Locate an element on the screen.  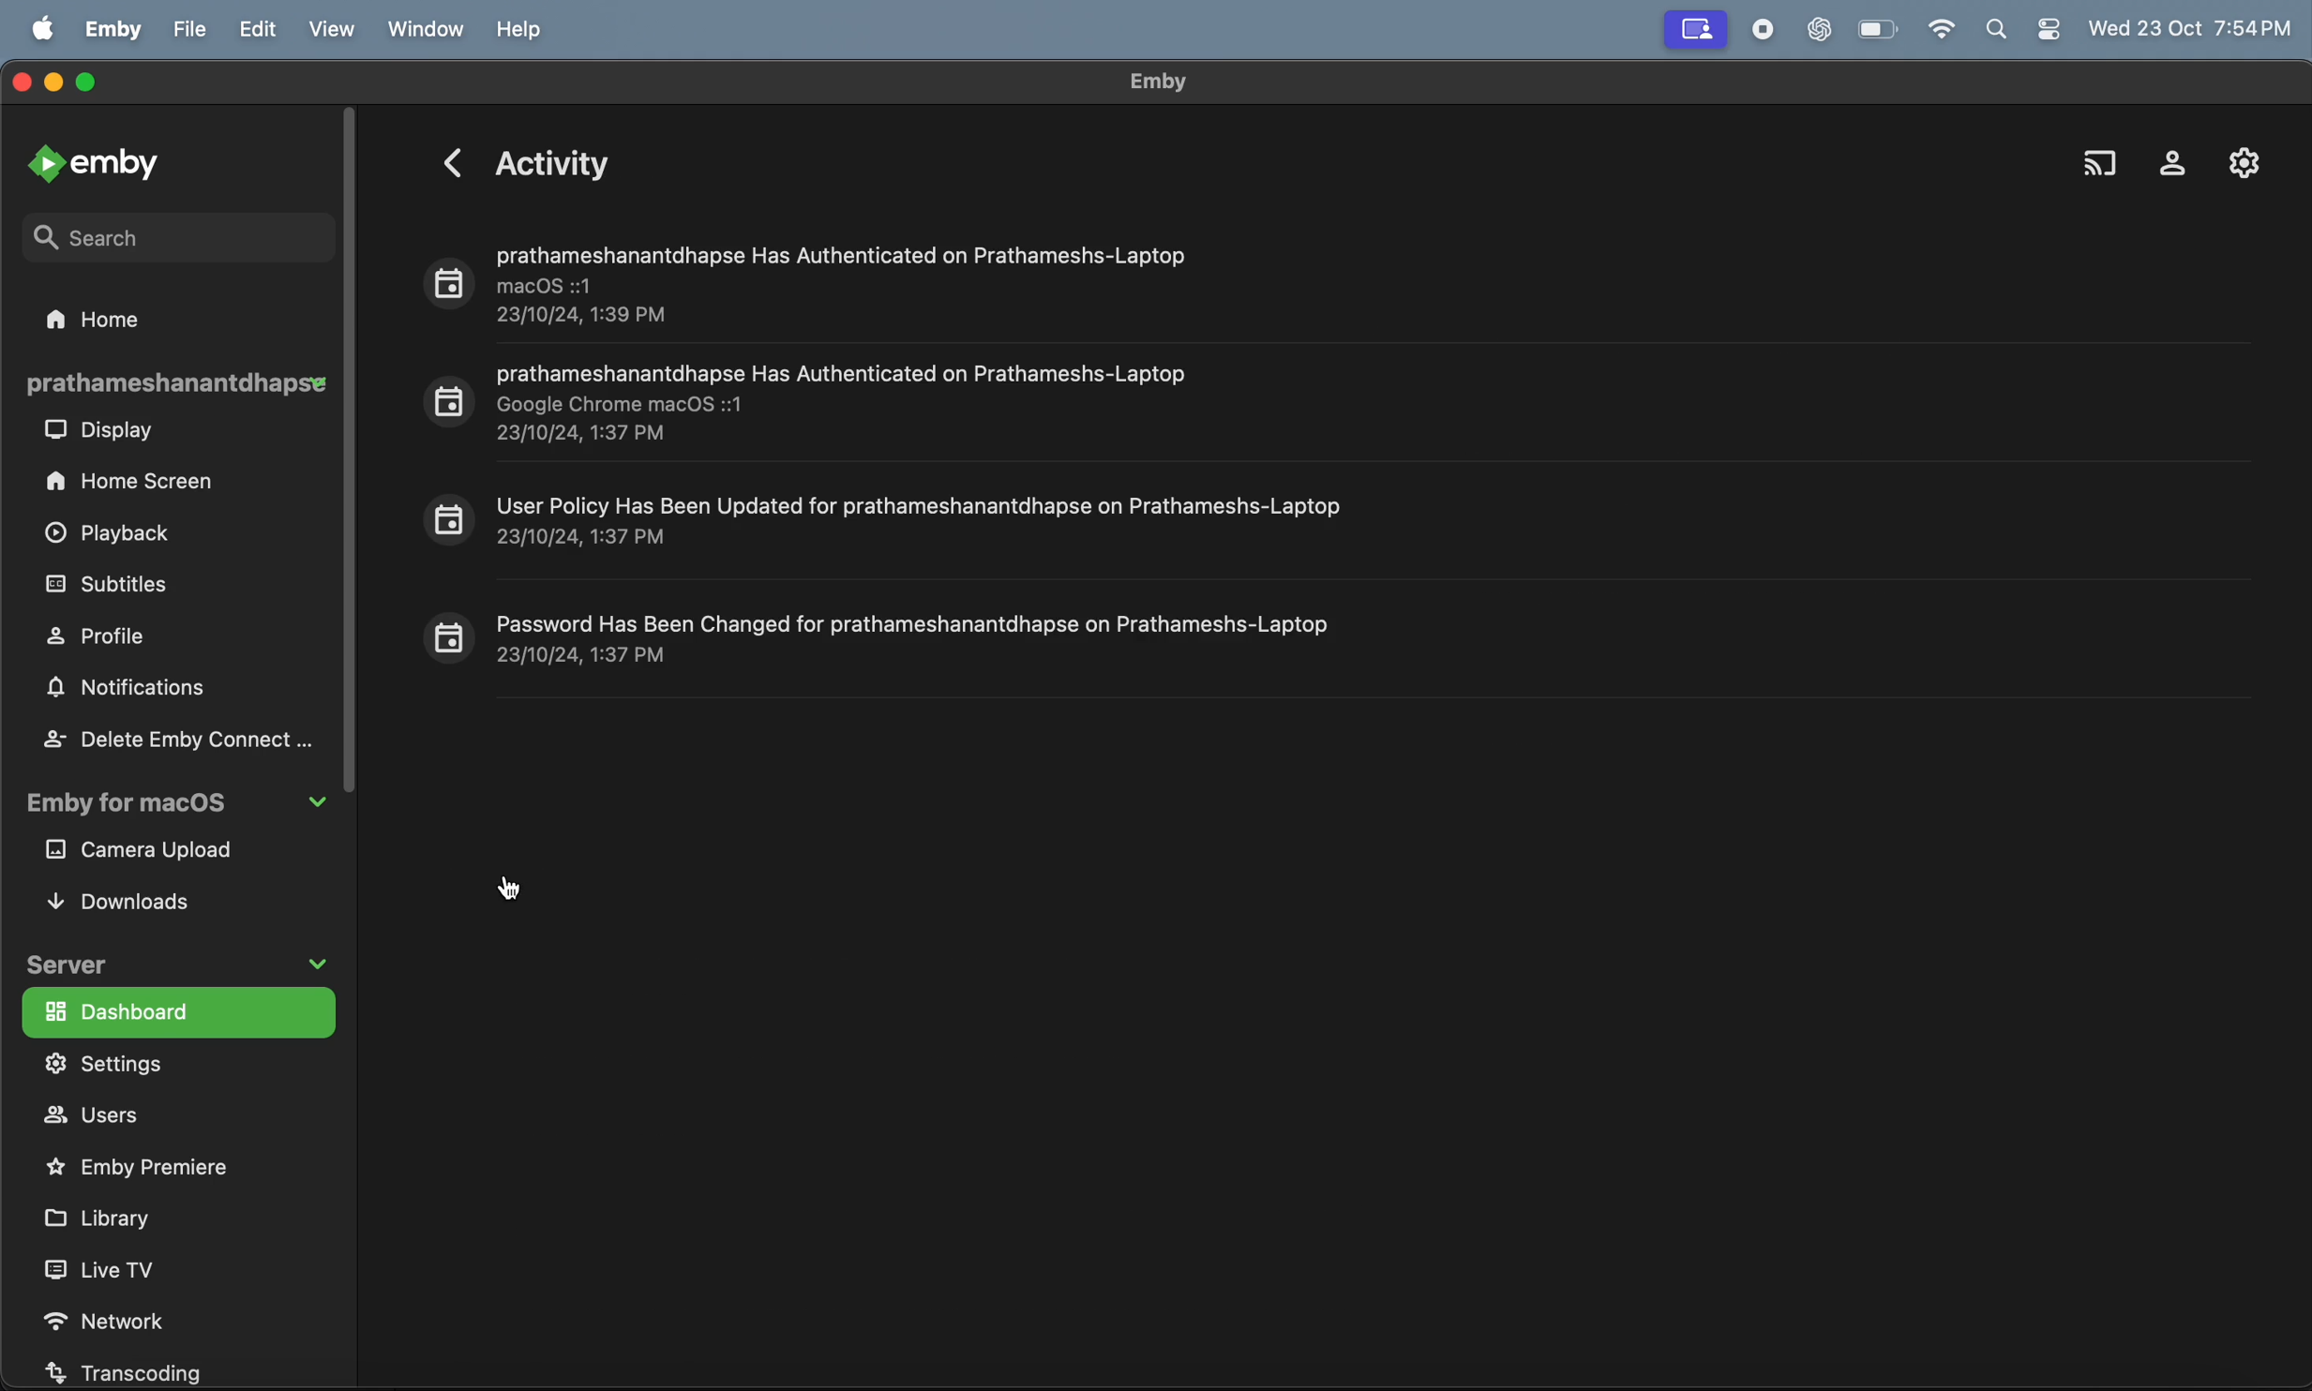
users is located at coordinates (149, 1116).